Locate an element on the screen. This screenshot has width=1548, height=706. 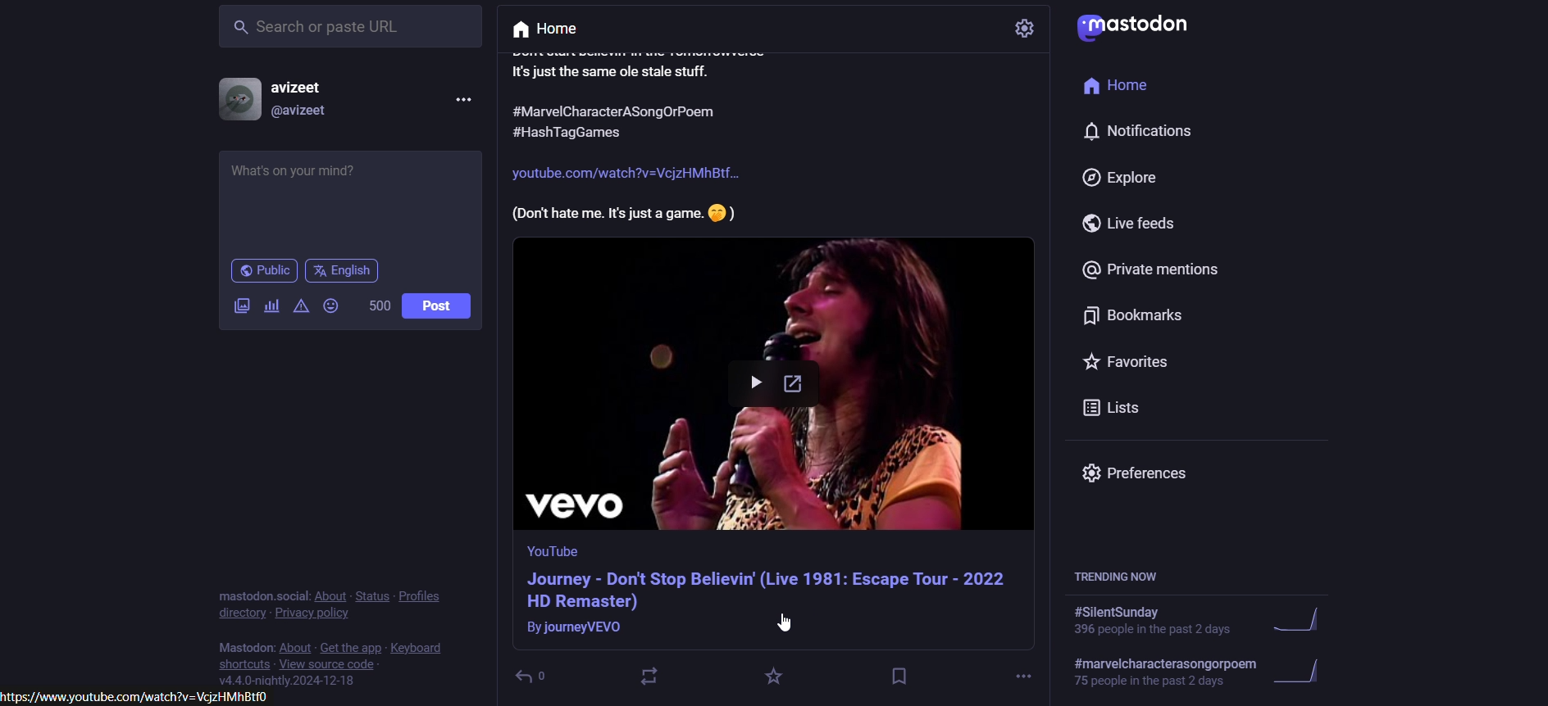
notification is located at coordinates (1137, 132).